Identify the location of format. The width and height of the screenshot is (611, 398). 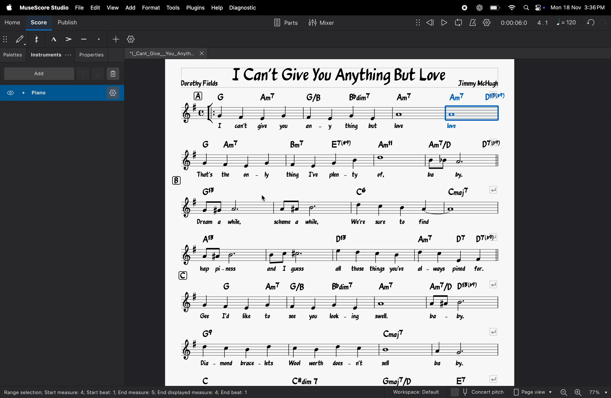
(151, 8).